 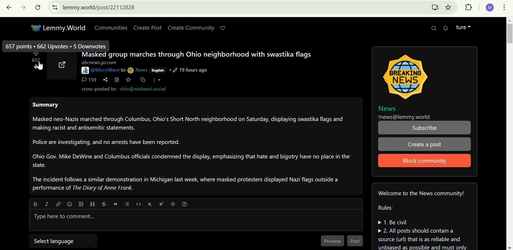 I want to click on upvote, so click(x=36, y=54).